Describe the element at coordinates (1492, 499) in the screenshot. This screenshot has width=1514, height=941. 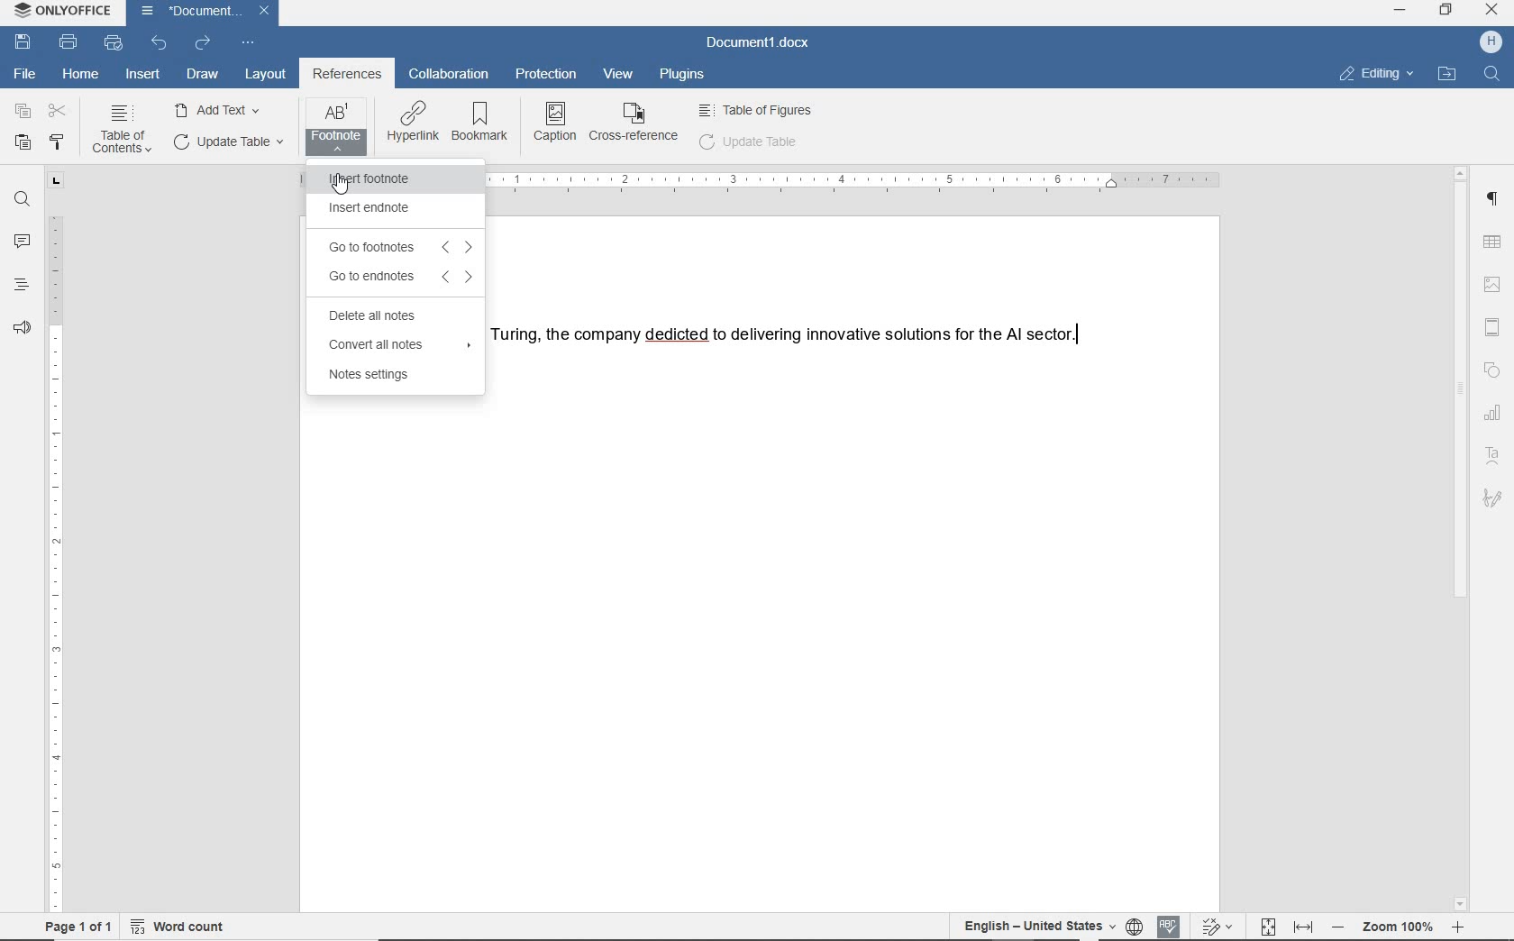
I see `SIGNATURE` at that location.